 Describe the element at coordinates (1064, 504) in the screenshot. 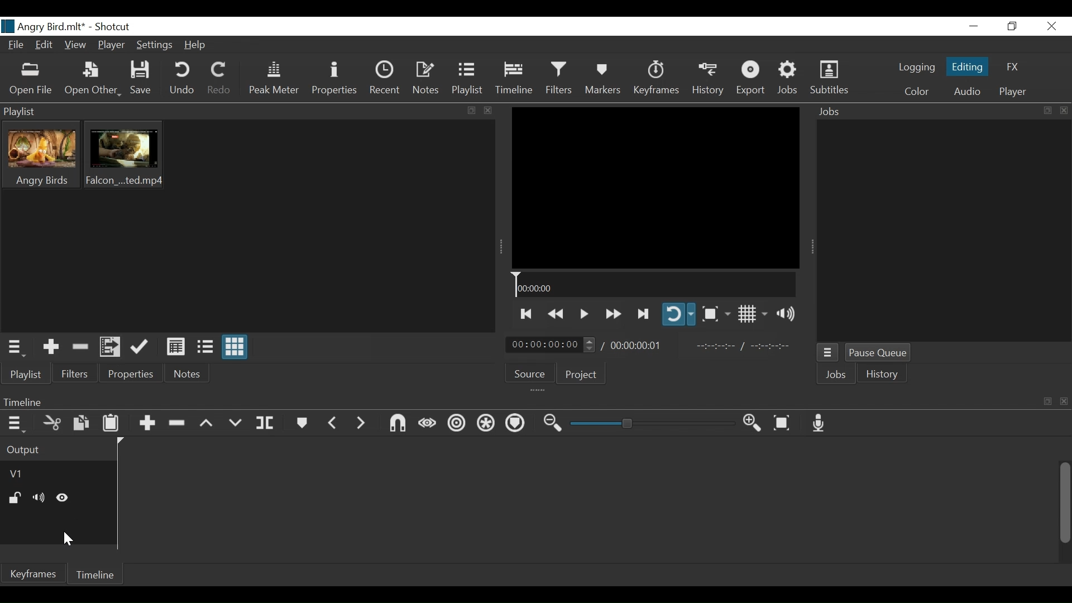

I see `Vertical Scroll bar` at that location.